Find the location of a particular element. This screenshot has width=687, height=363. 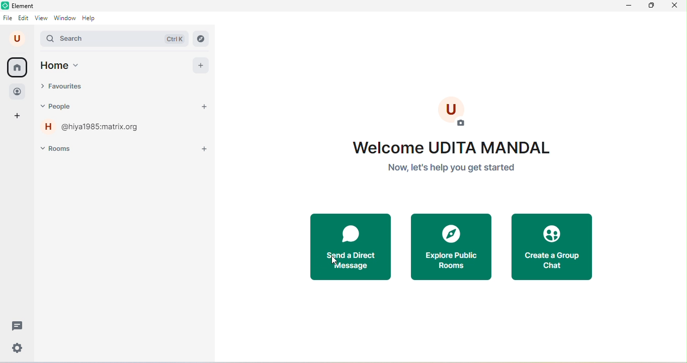

Now, let's help you get started is located at coordinates (451, 167).